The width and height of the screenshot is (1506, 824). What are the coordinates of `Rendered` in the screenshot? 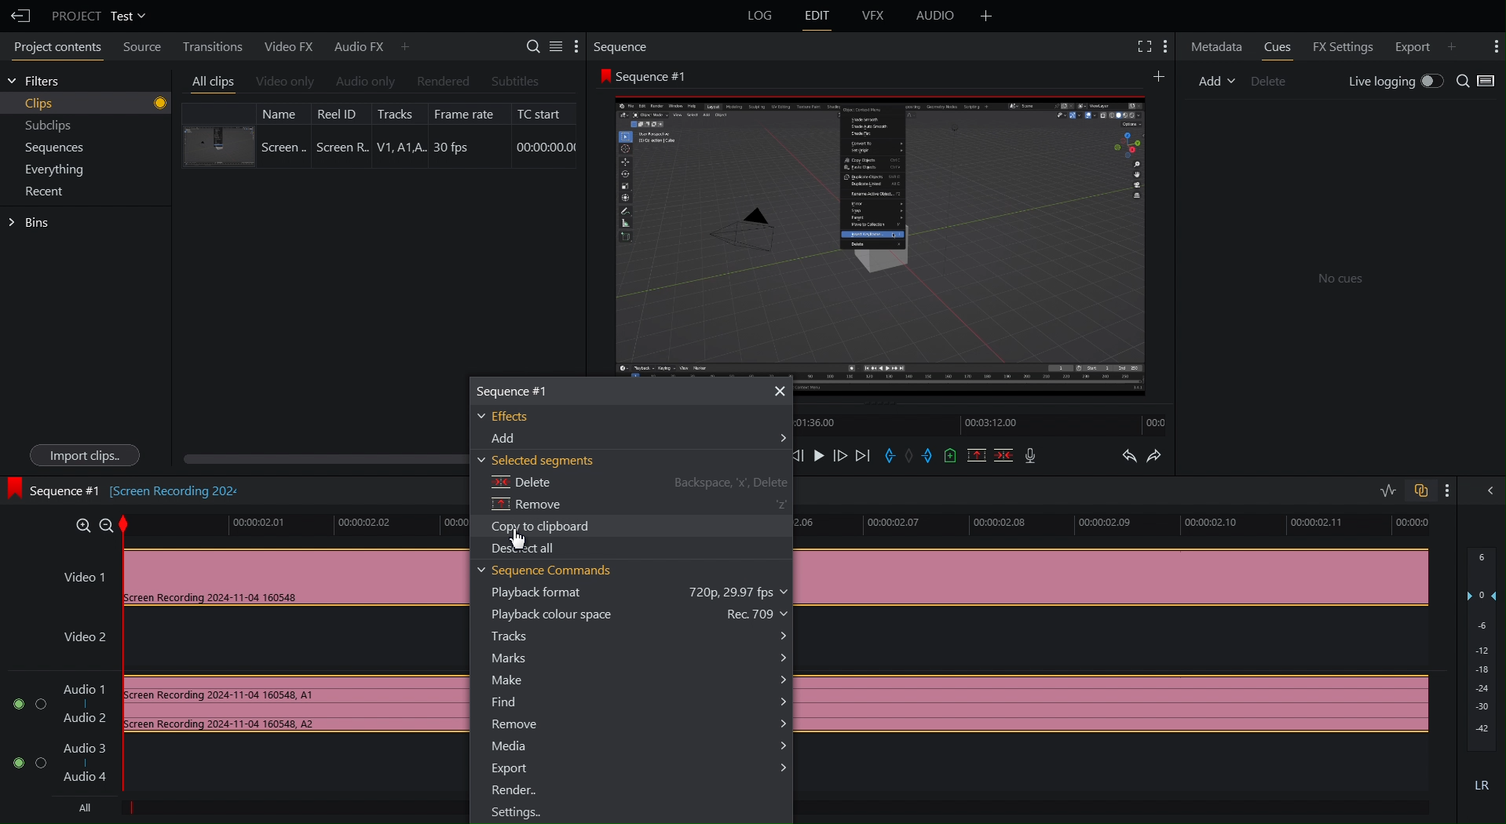 It's located at (440, 81).